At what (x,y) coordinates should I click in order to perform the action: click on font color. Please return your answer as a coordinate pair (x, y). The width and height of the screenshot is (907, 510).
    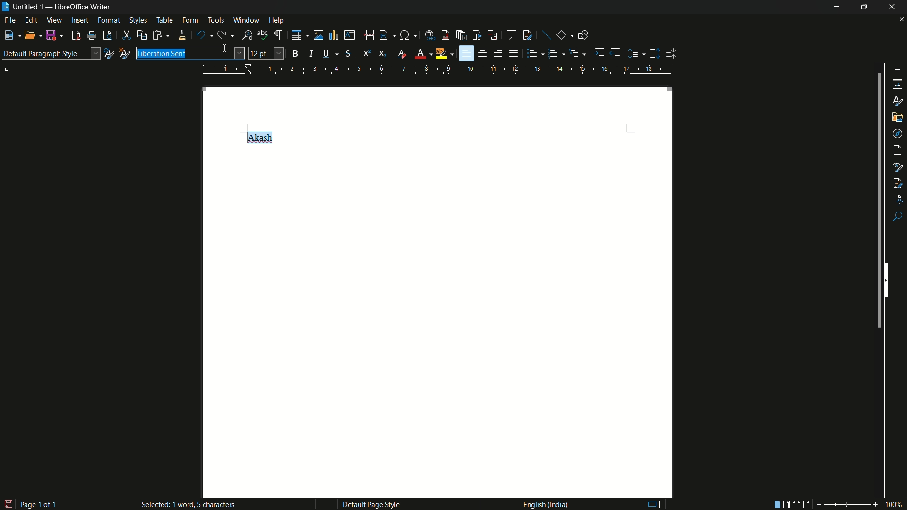
    Looking at the image, I should click on (420, 54).